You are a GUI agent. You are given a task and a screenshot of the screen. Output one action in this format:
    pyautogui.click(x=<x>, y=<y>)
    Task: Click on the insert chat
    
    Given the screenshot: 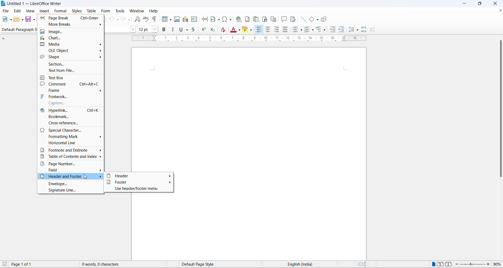 What is the action you would take?
    pyautogui.click(x=185, y=20)
    